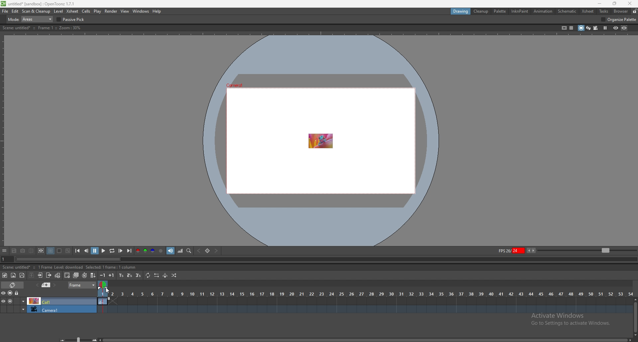 The image size is (638, 342). I want to click on resize, so click(614, 4).